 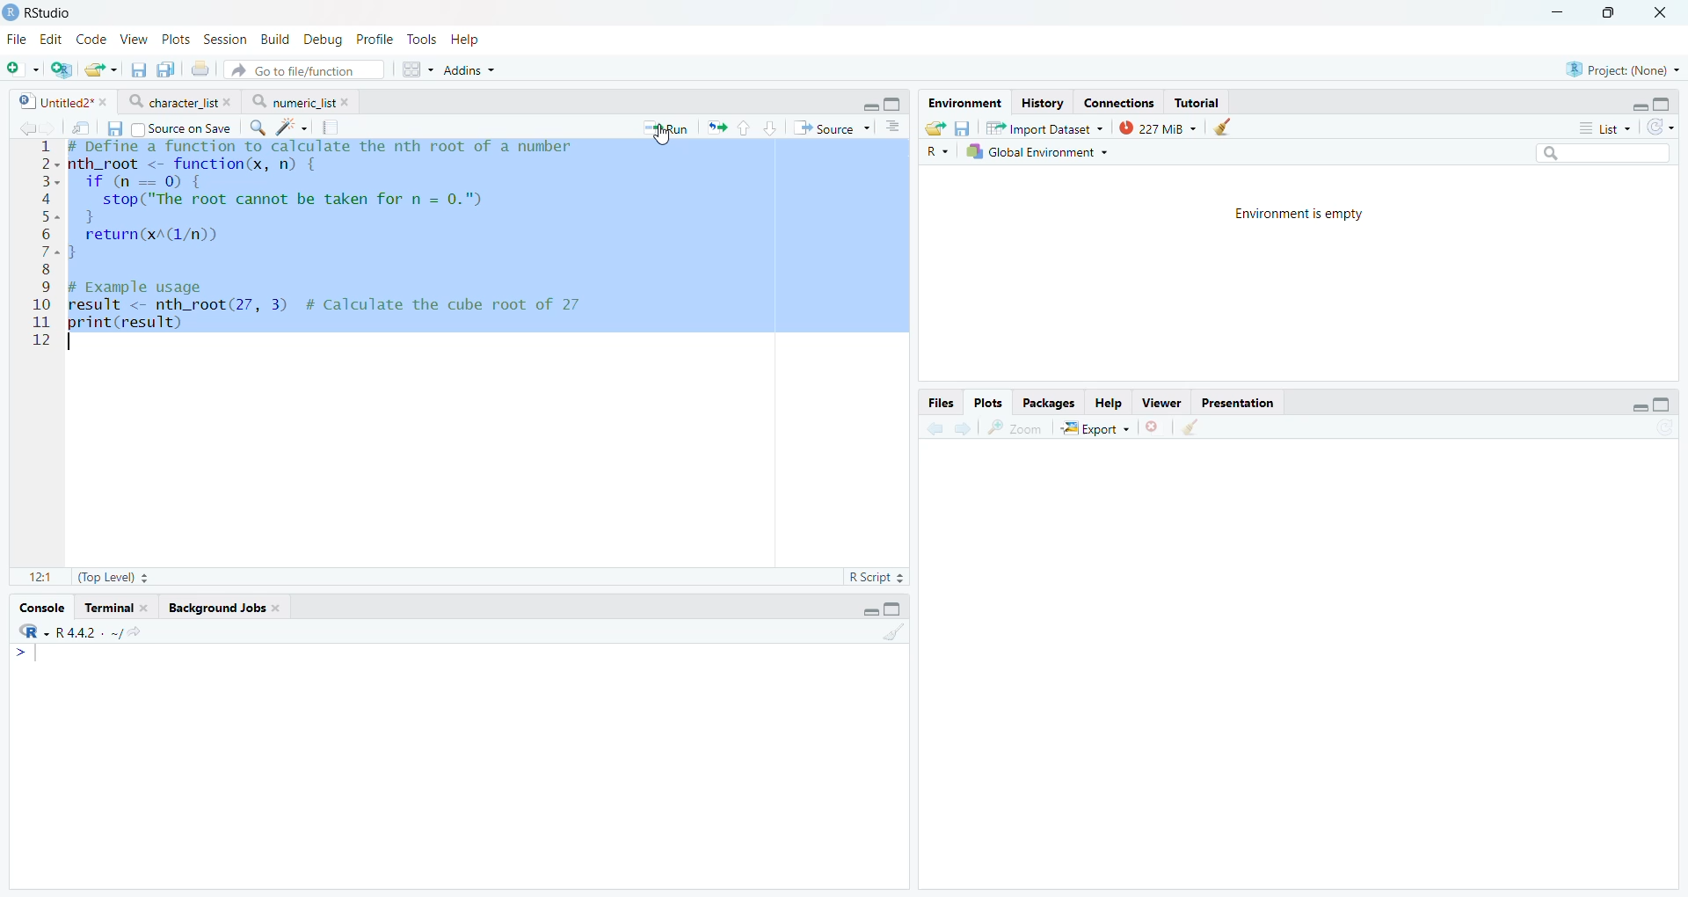 What do you see at coordinates (1239, 401) in the screenshot?
I see `Presentation` at bounding box center [1239, 401].